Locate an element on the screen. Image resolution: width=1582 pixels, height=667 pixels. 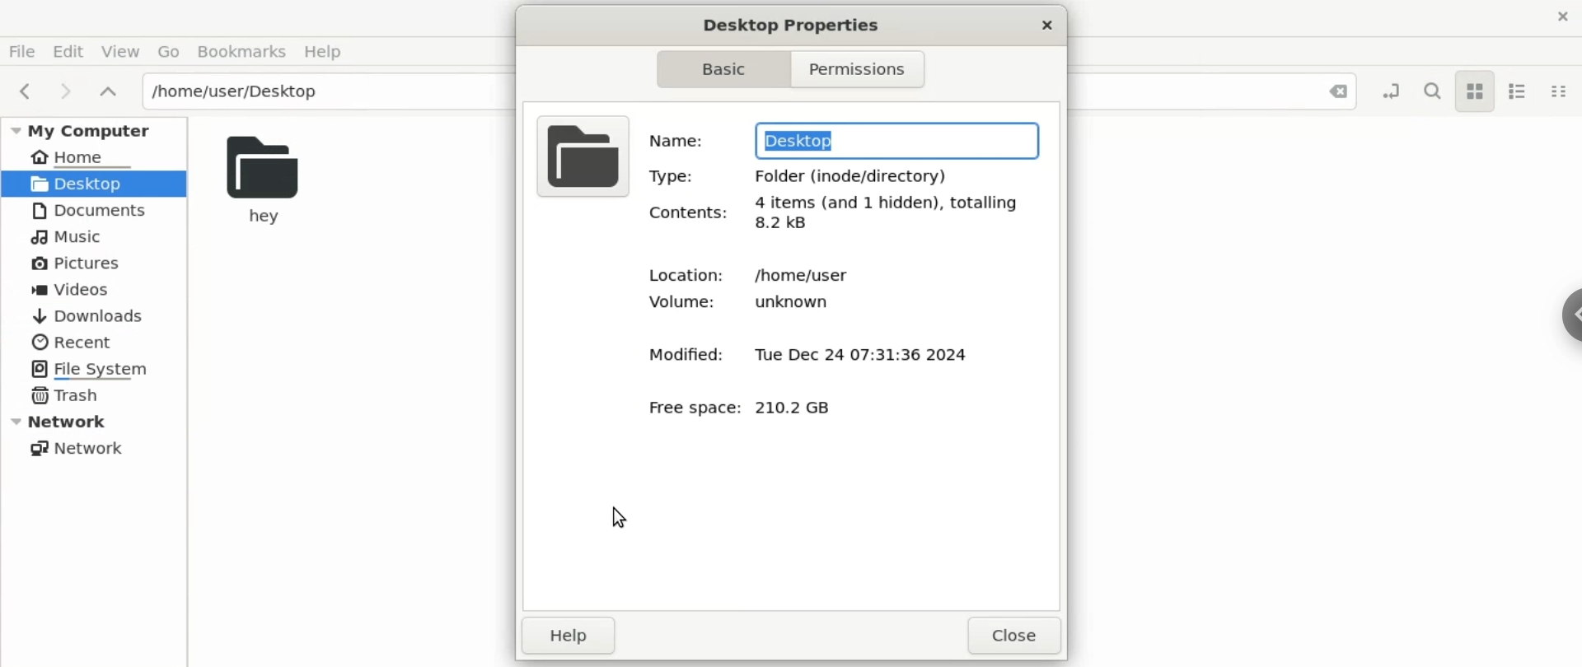
help is located at coordinates (566, 638).